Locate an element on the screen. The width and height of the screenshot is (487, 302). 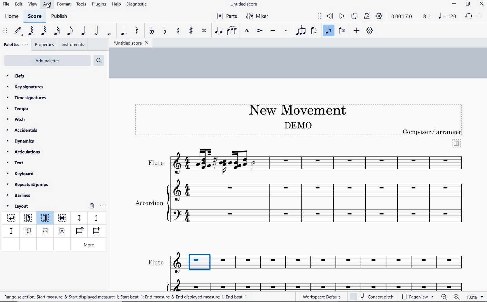
accent is located at coordinates (259, 31).